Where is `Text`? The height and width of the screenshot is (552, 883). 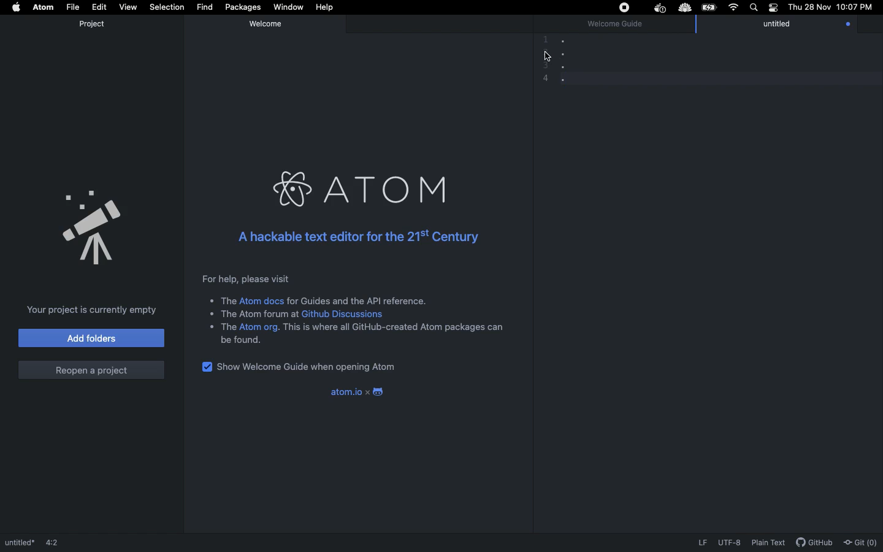 Text is located at coordinates (358, 300).